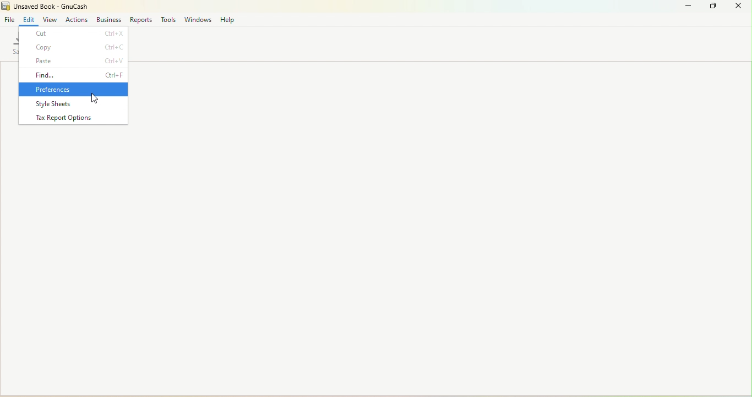 This screenshot has width=752, height=397. Describe the element at coordinates (73, 61) in the screenshot. I see `Paste` at that location.